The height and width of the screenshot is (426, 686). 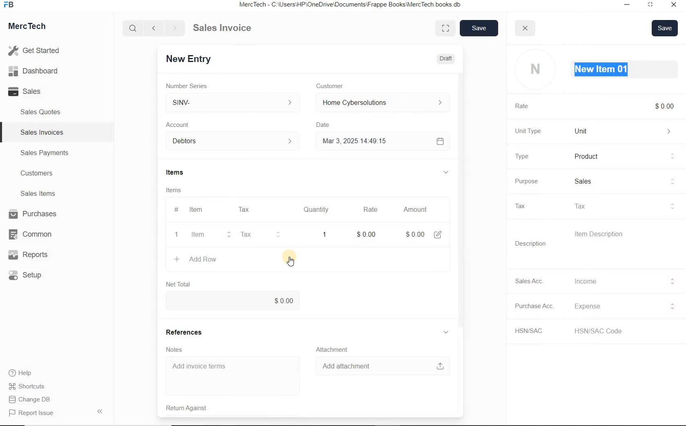 I want to click on create, so click(x=176, y=259).